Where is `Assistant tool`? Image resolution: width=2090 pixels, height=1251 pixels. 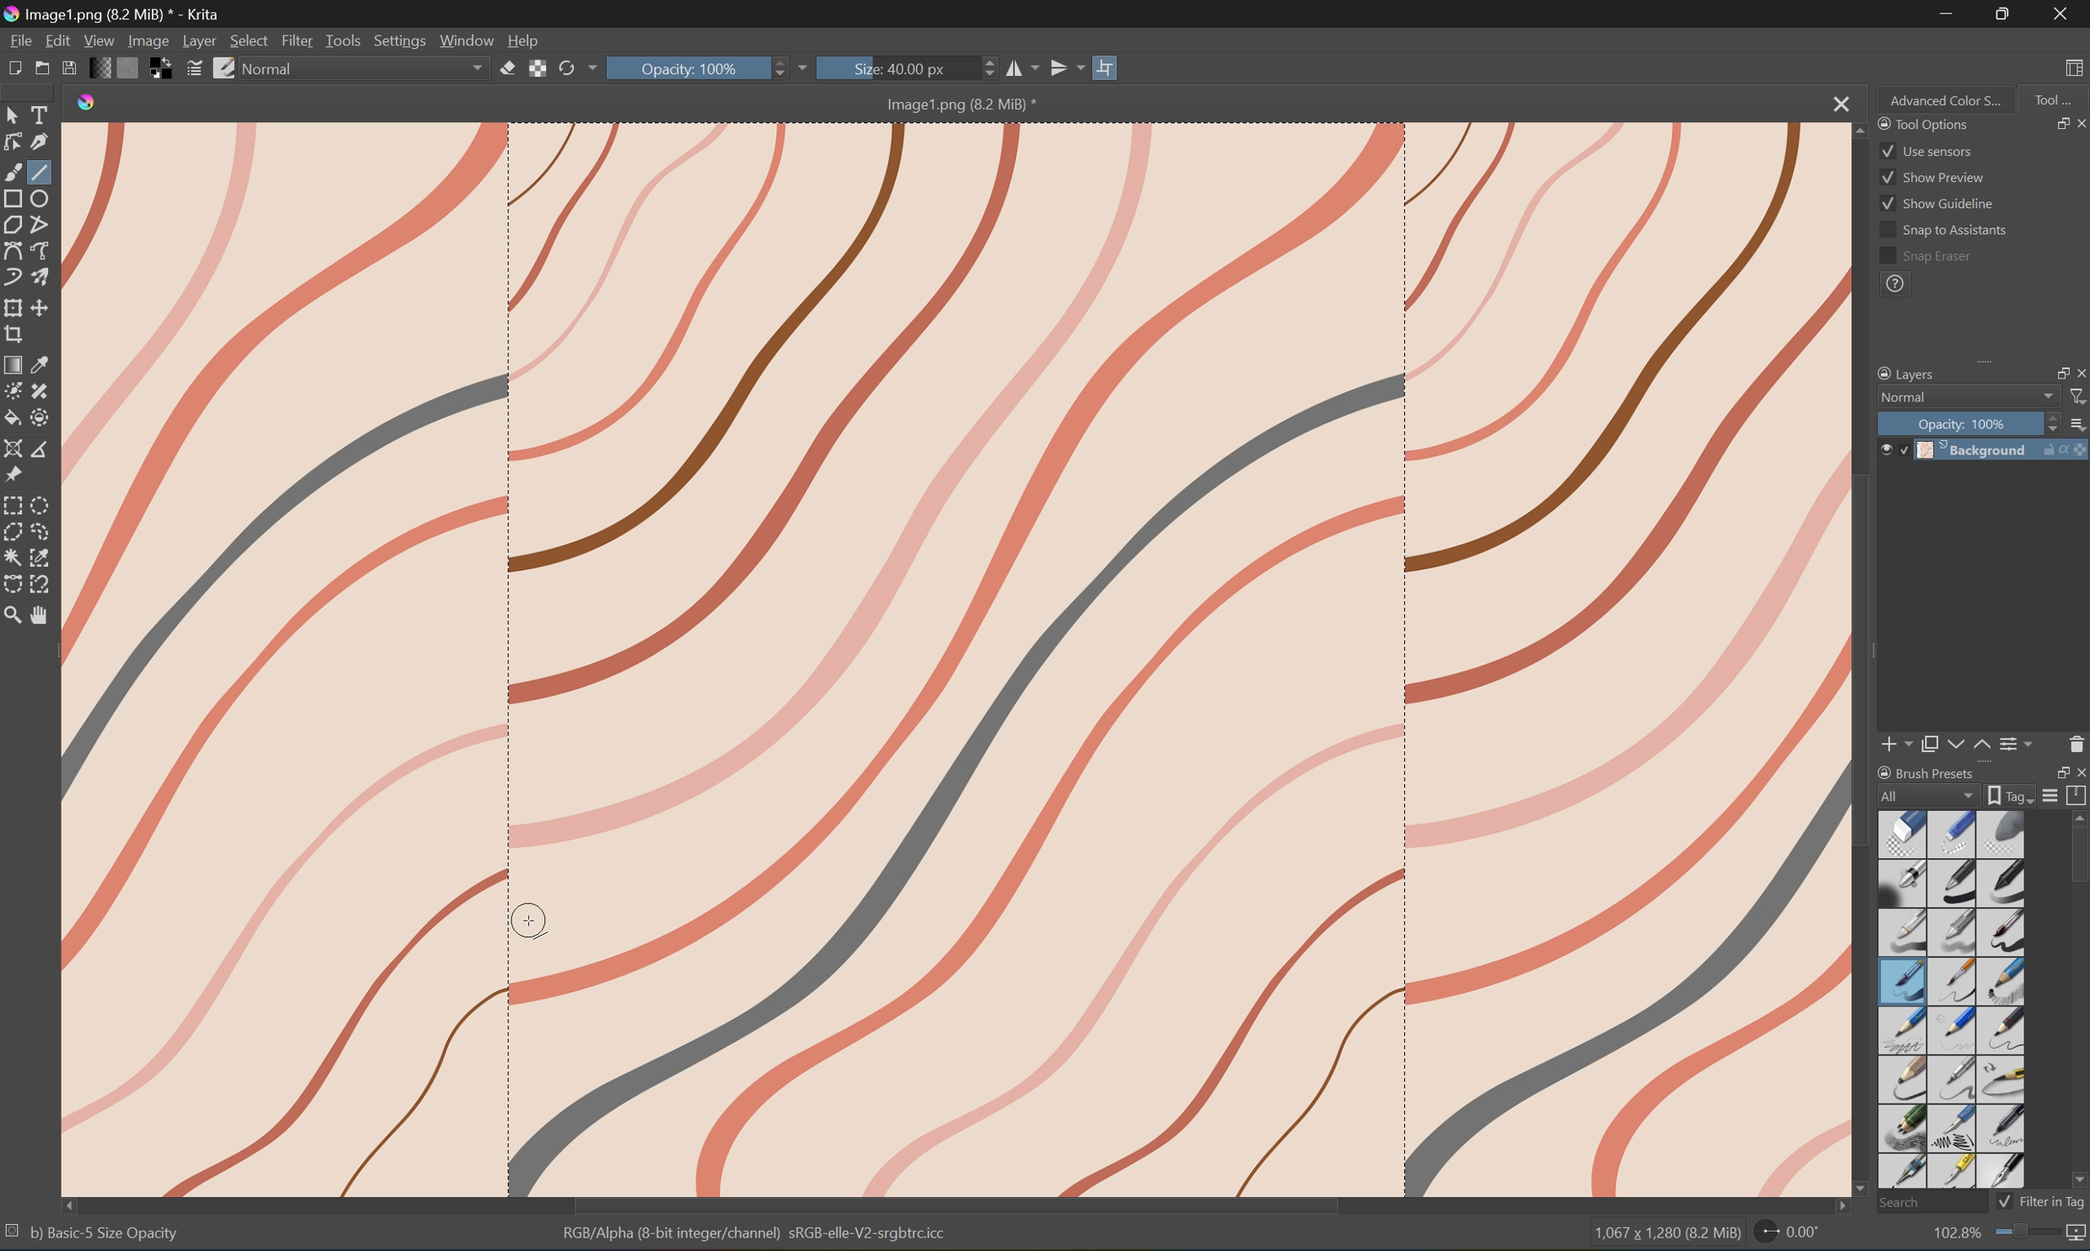 Assistant tool is located at coordinates (14, 449).